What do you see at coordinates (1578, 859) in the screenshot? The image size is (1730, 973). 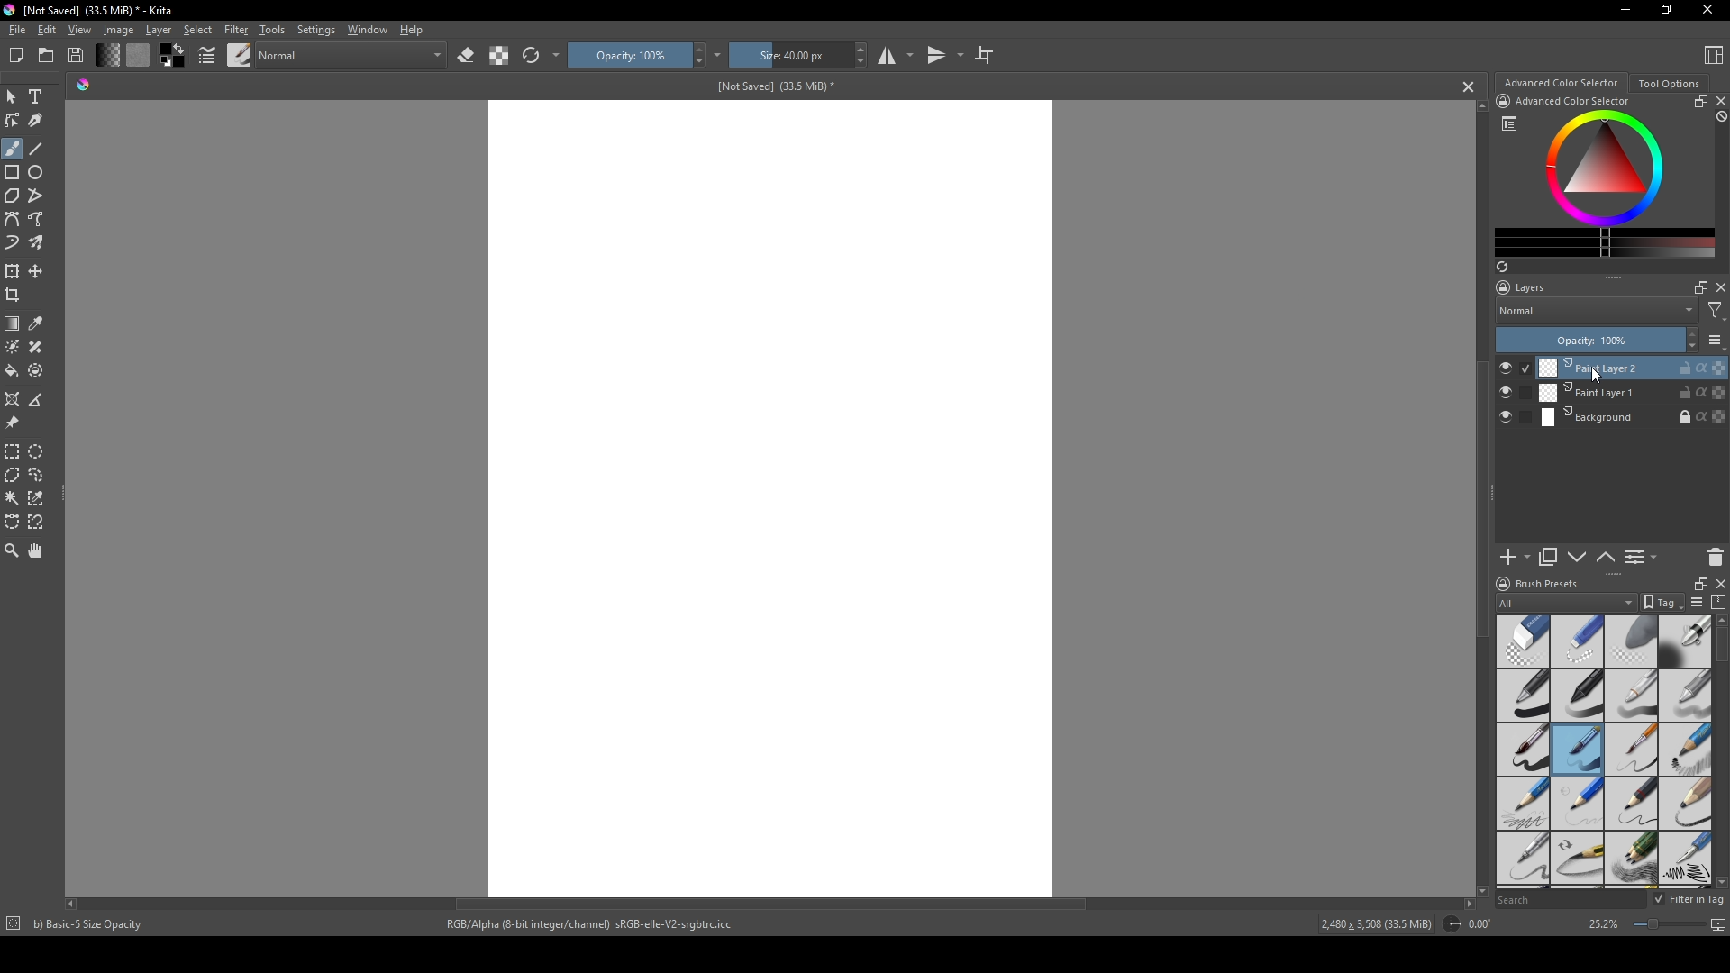 I see `pencil` at bounding box center [1578, 859].